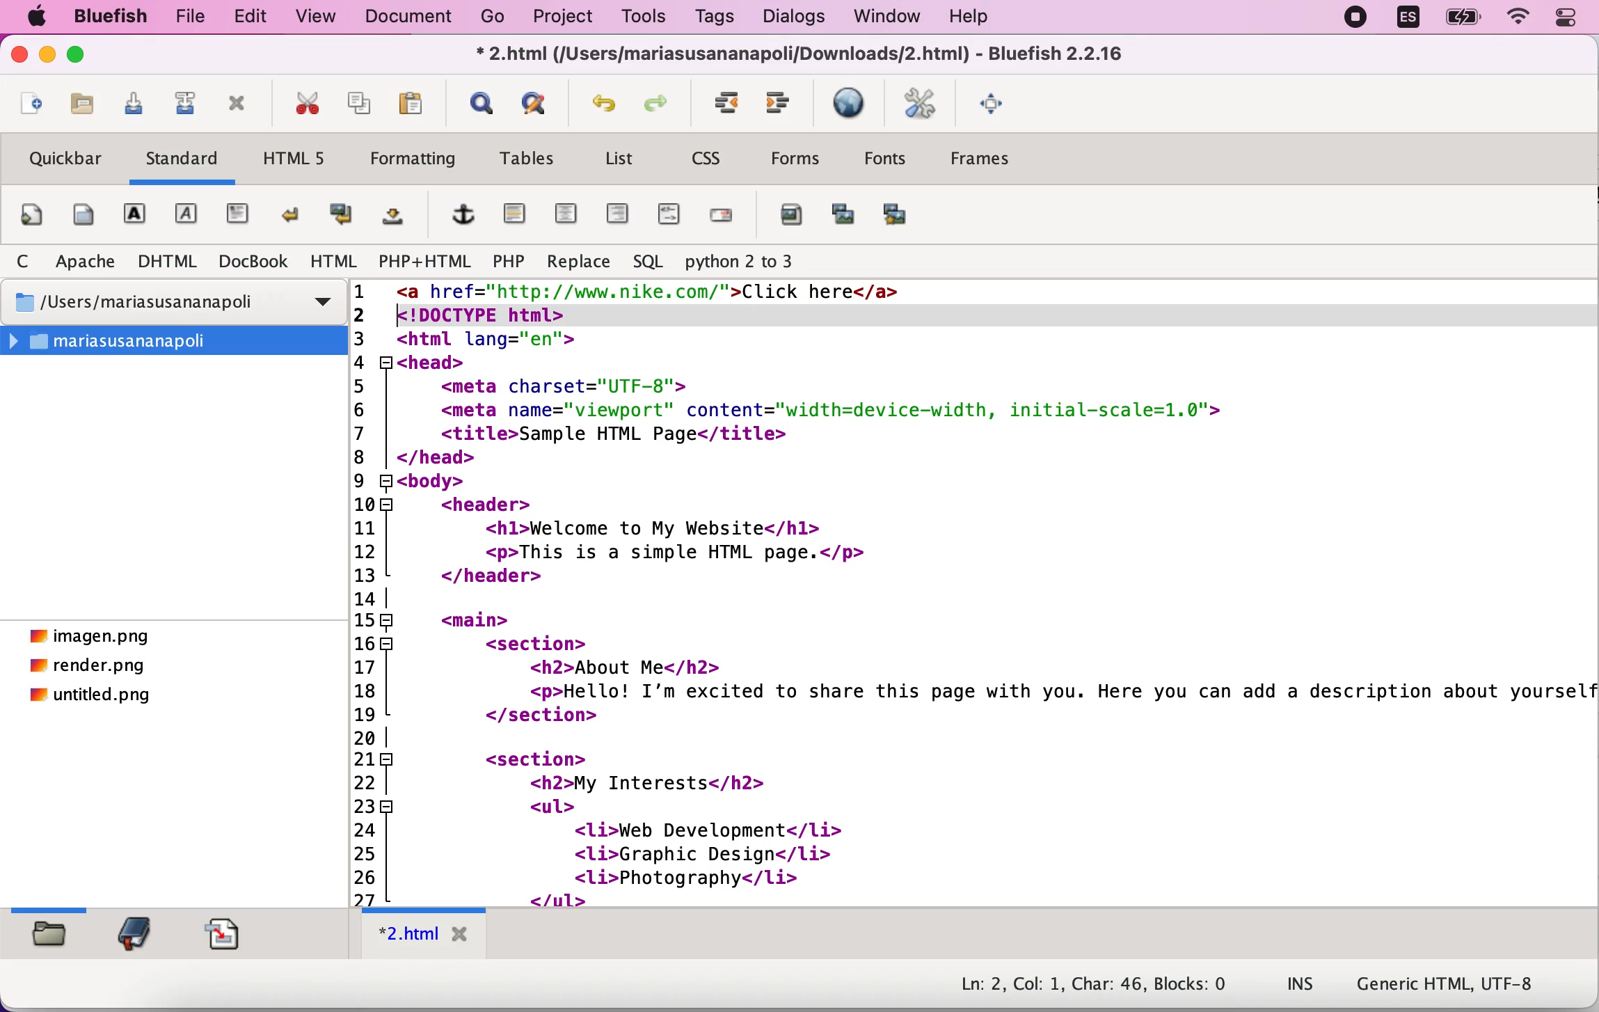 The width and height of the screenshot is (1599, 1012). I want to click on bookmark, so click(130, 933).